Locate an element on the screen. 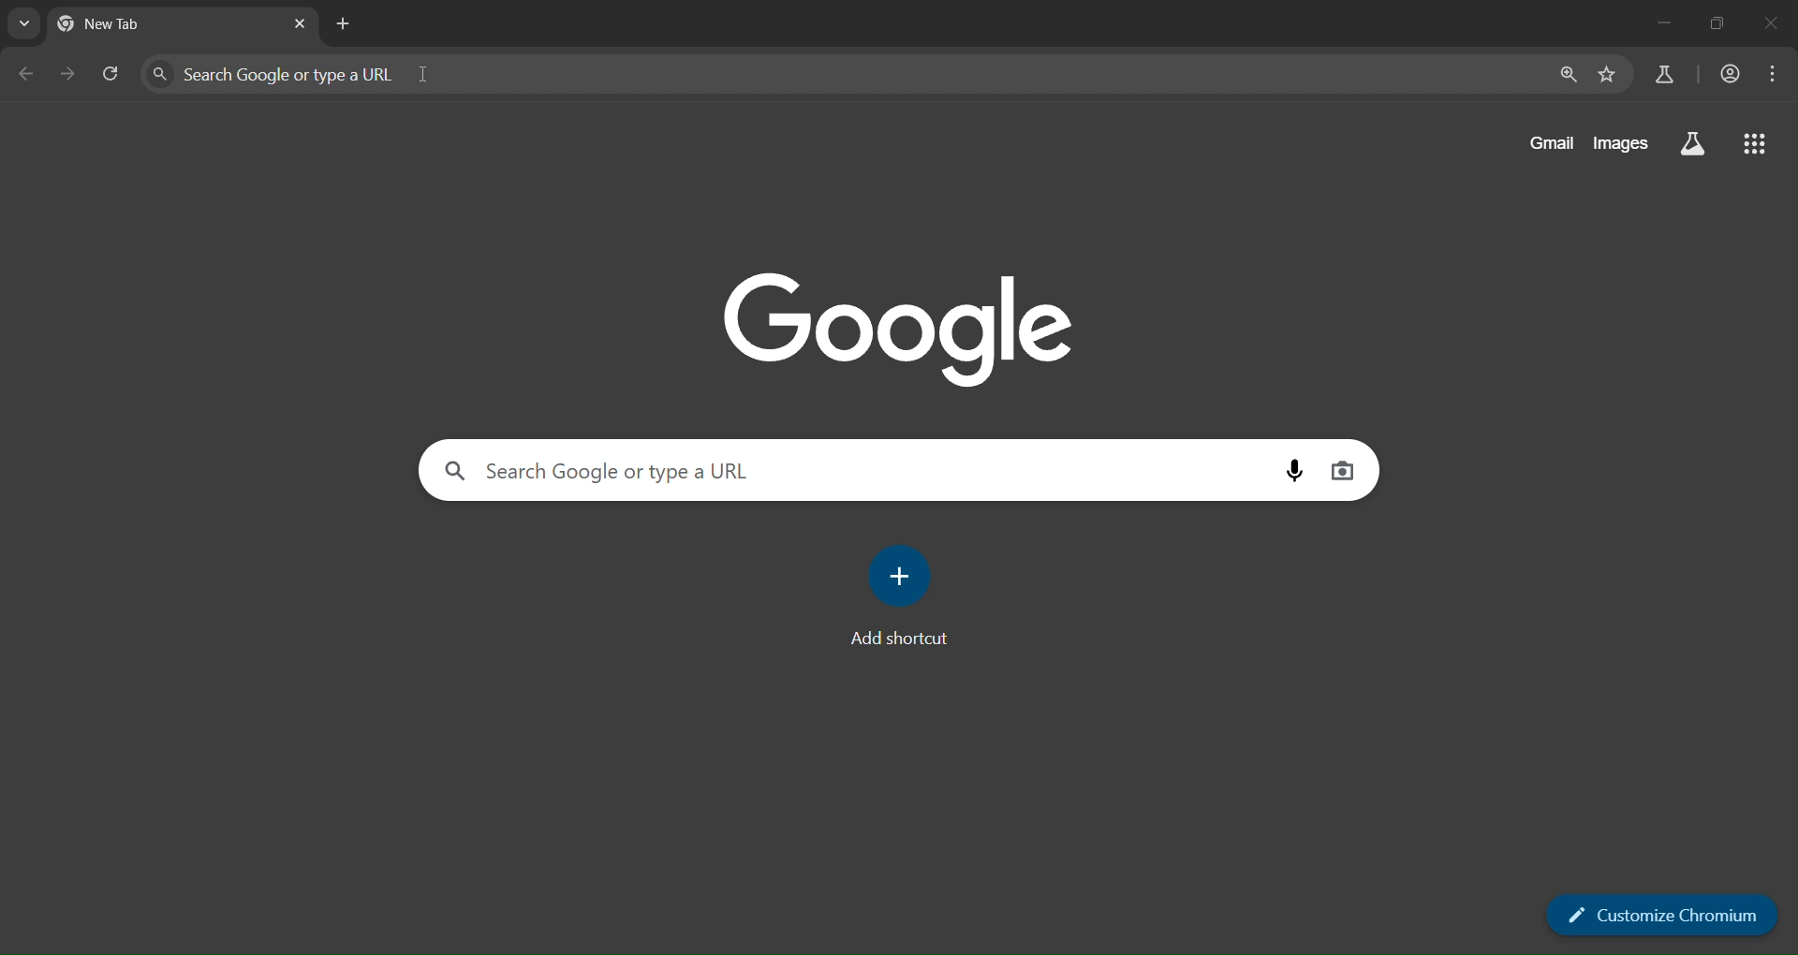  google apps is located at coordinates (1757, 142).